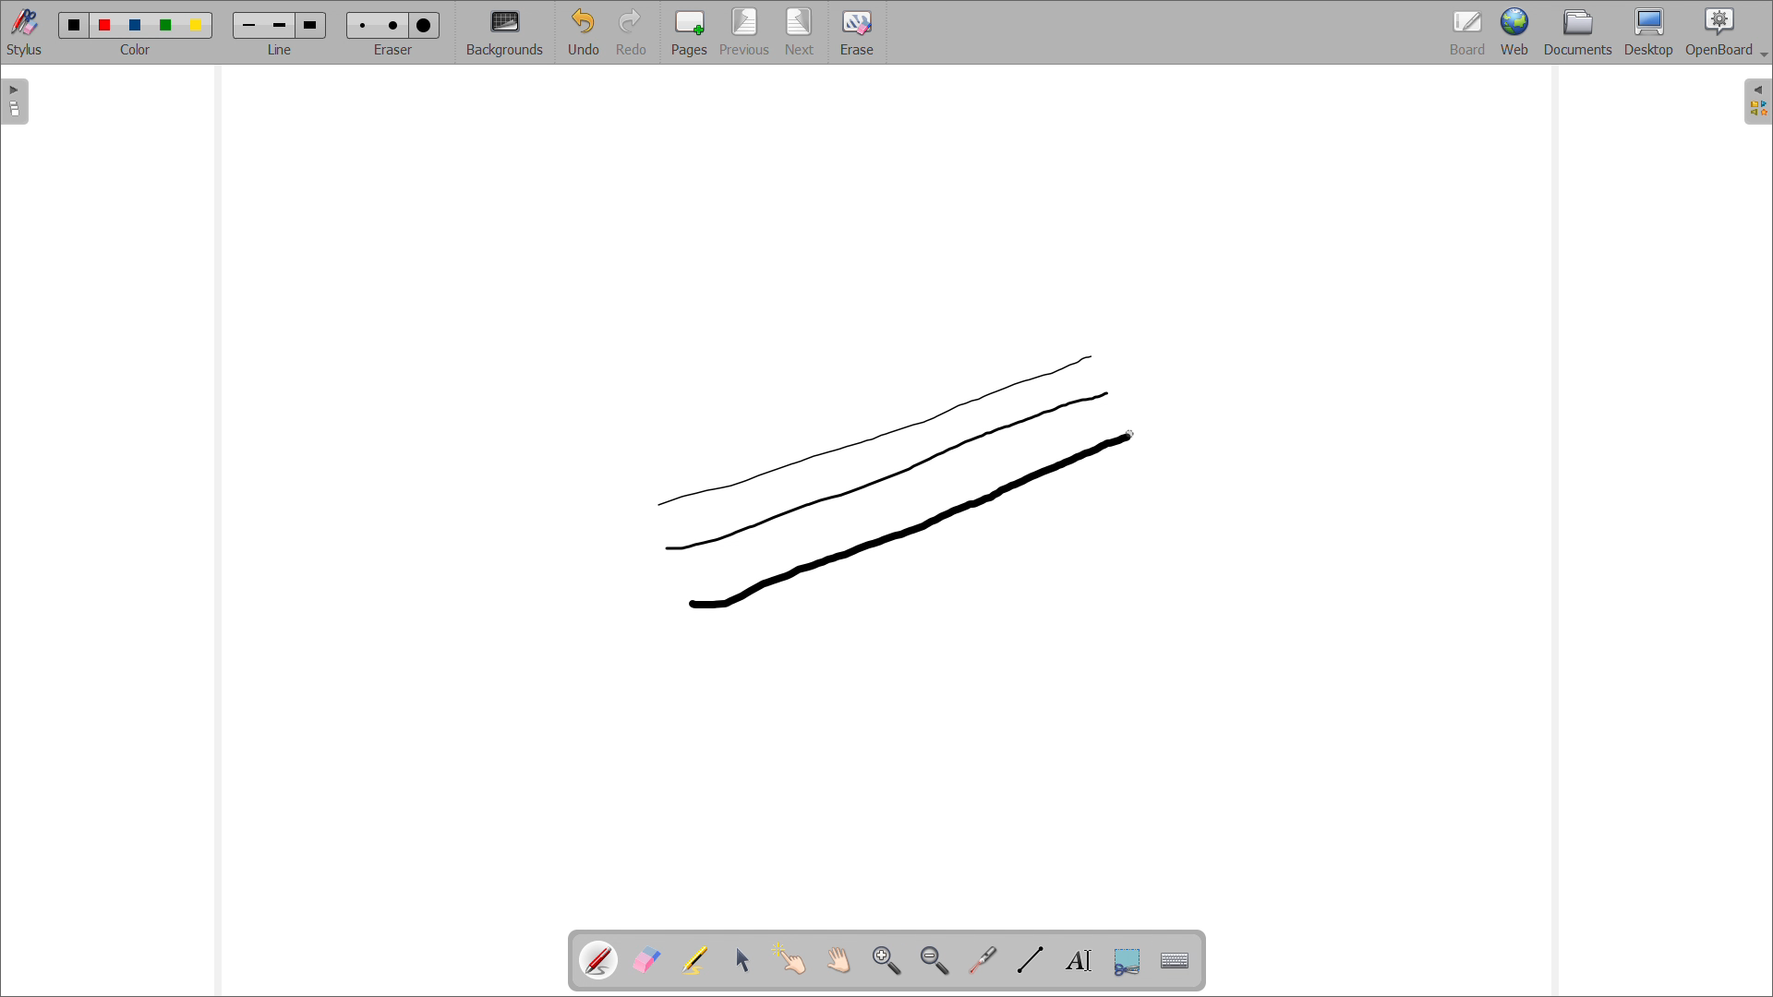 The image size is (1773, 997). What do you see at coordinates (1031, 960) in the screenshot?
I see `draw lines` at bounding box center [1031, 960].